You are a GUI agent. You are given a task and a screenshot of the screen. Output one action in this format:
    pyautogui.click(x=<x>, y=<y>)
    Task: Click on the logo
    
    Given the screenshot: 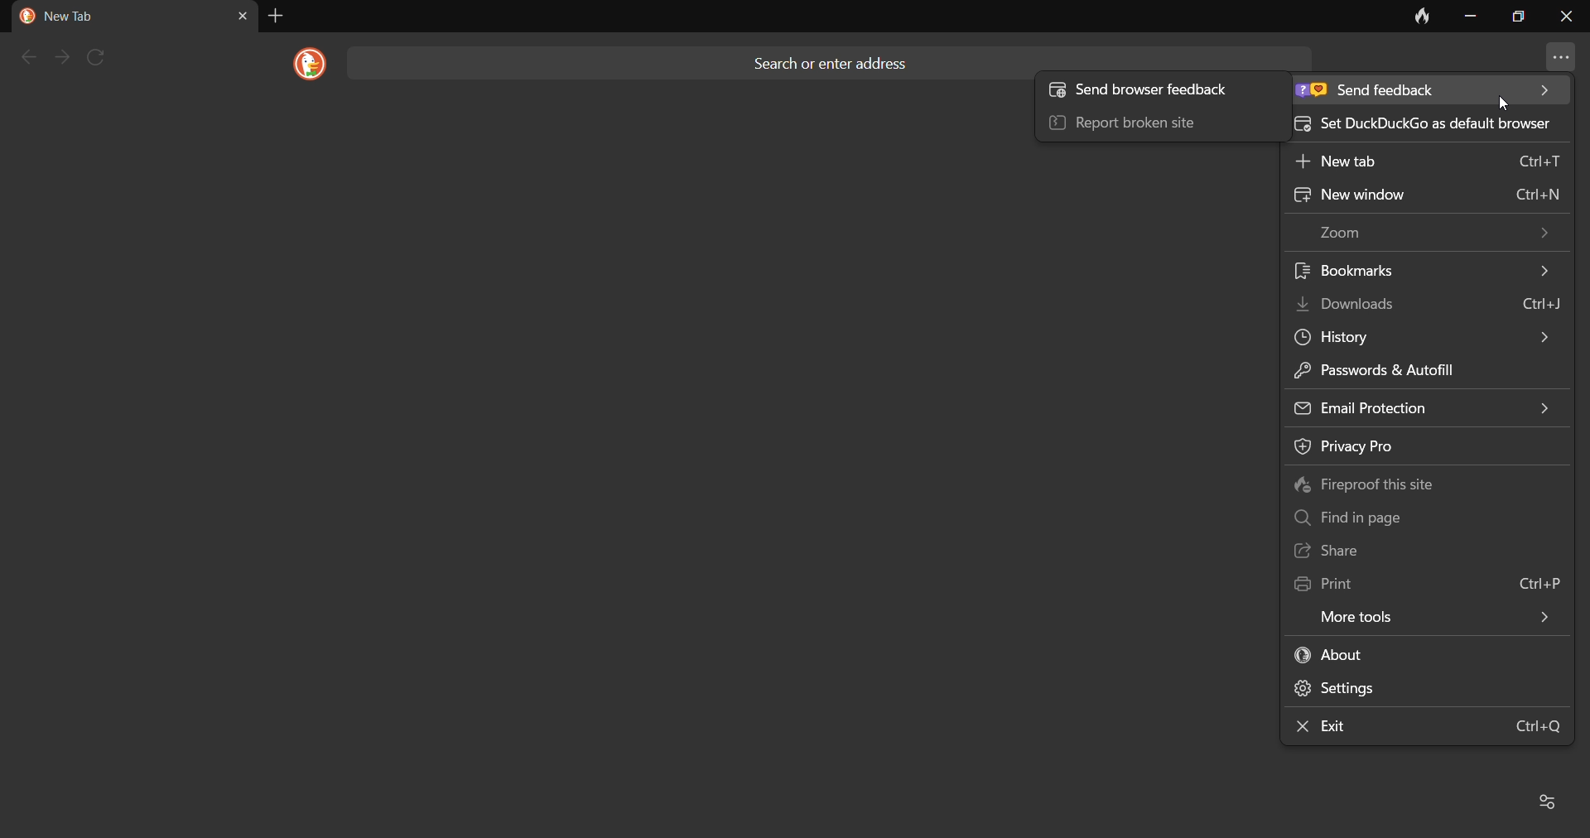 What is the action you would take?
    pyautogui.click(x=304, y=65)
    